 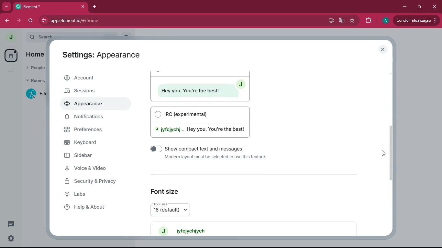 What do you see at coordinates (416, 20) in the screenshot?
I see `update` at bounding box center [416, 20].